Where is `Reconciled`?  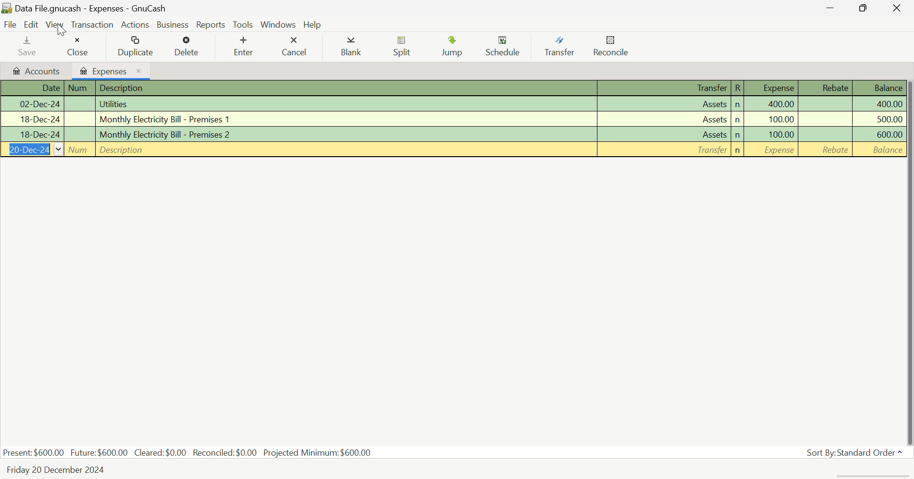
Reconciled is located at coordinates (225, 453).